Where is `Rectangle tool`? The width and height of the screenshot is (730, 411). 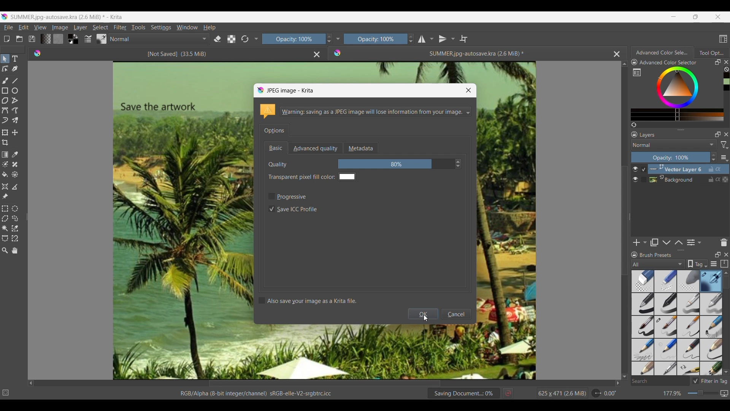 Rectangle tool is located at coordinates (5, 91).